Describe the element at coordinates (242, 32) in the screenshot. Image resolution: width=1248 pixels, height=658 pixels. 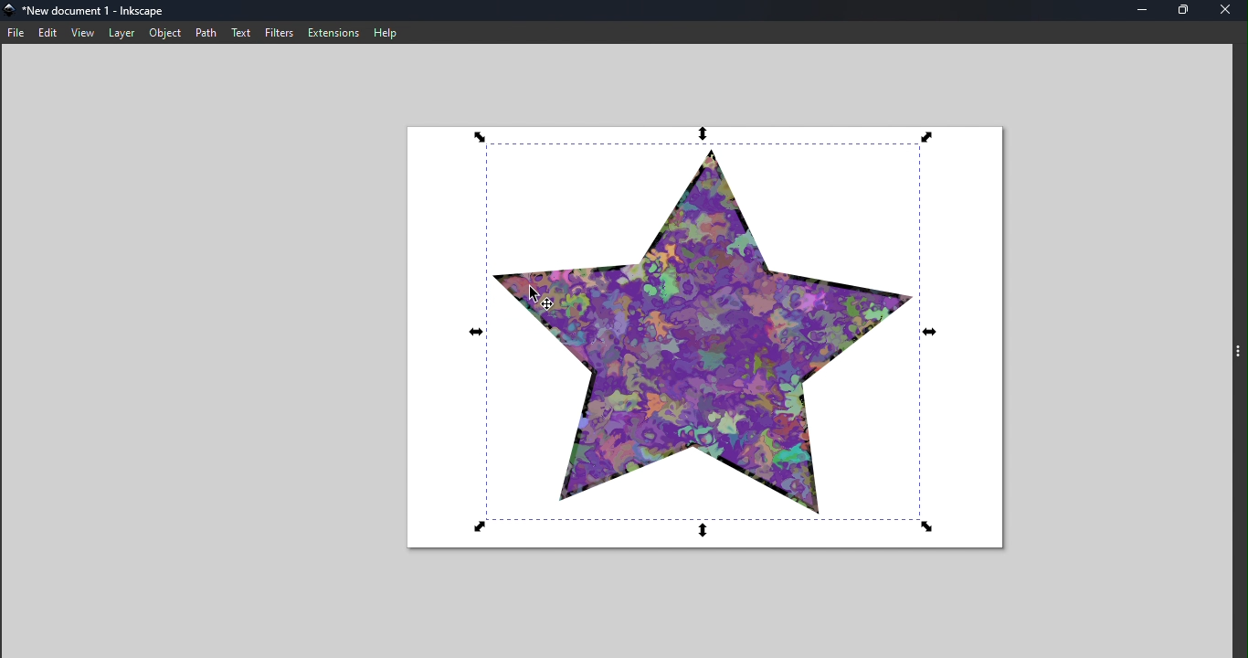
I see `Text` at that location.